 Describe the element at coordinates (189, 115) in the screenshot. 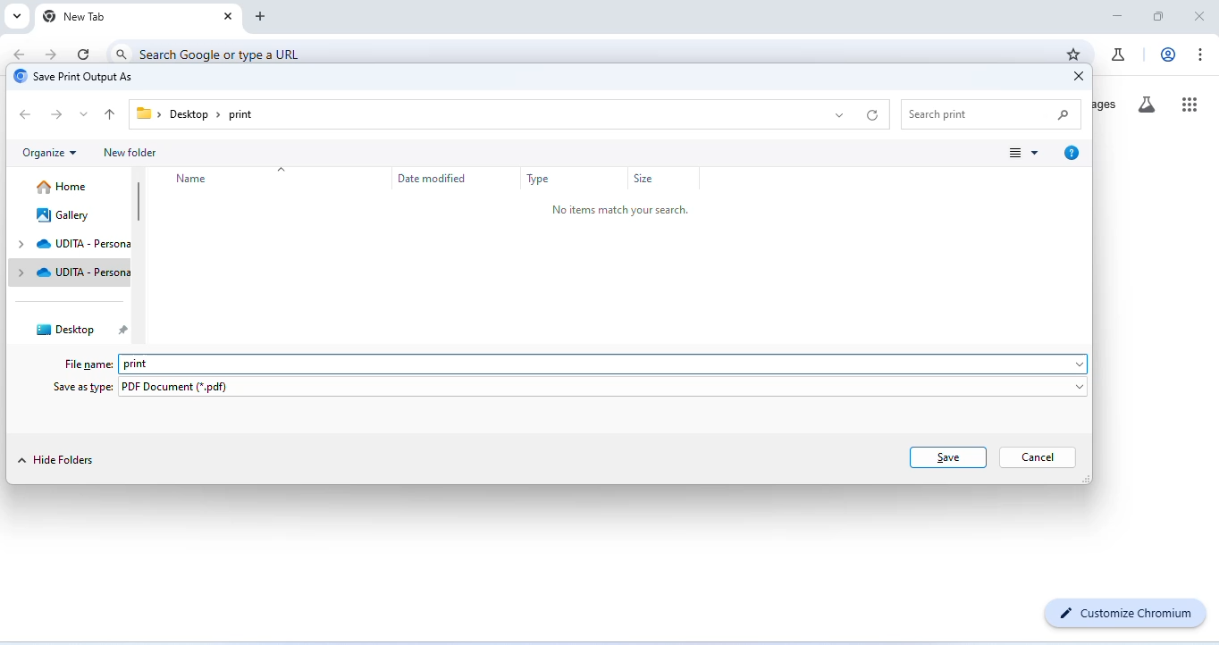

I see `Desktop` at that location.